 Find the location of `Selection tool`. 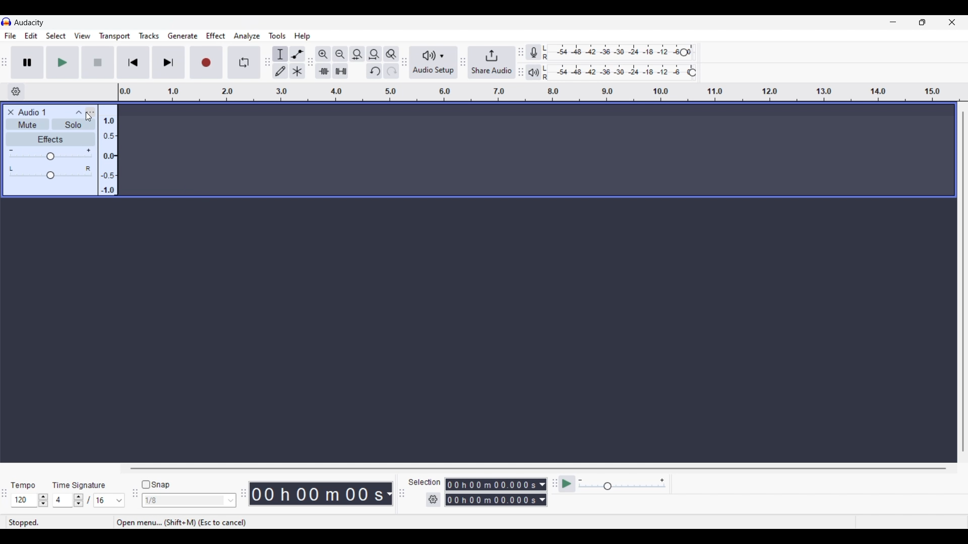

Selection tool is located at coordinates (280, 54).